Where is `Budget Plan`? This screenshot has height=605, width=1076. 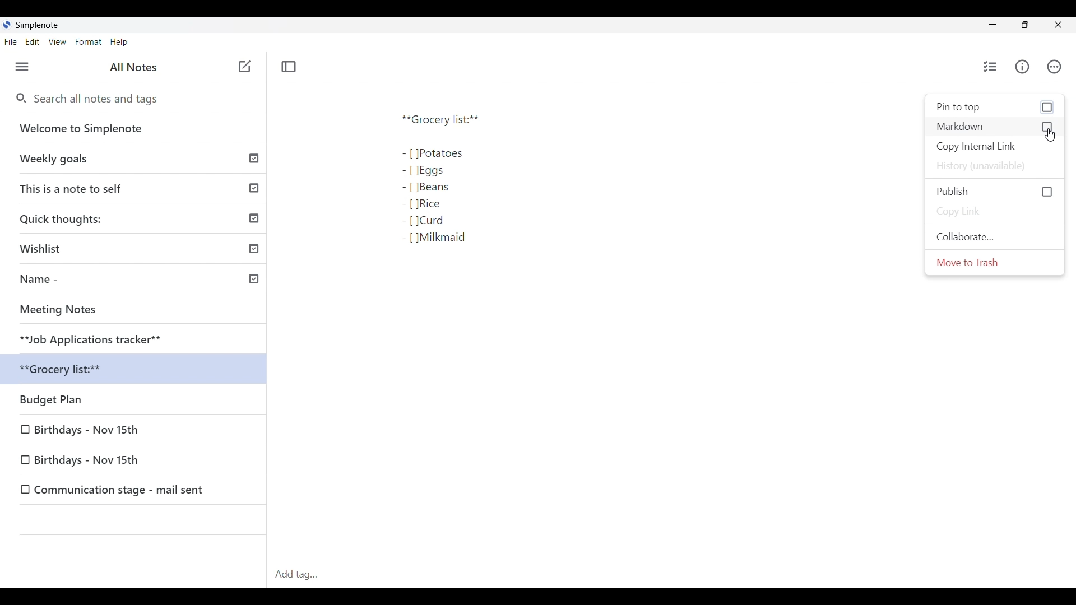 Budget Plan is located at coordinates (137, 401).